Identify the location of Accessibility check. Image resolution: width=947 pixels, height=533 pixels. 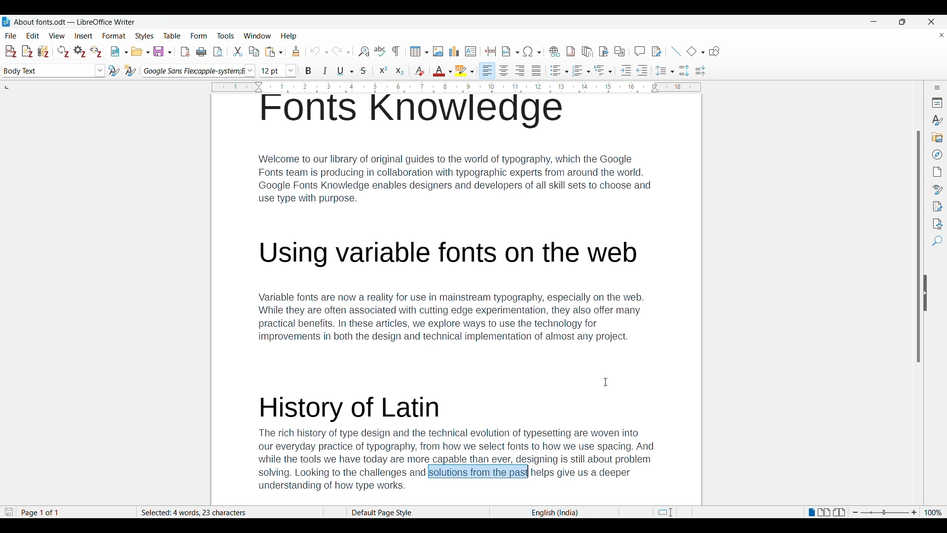
(936, 224).